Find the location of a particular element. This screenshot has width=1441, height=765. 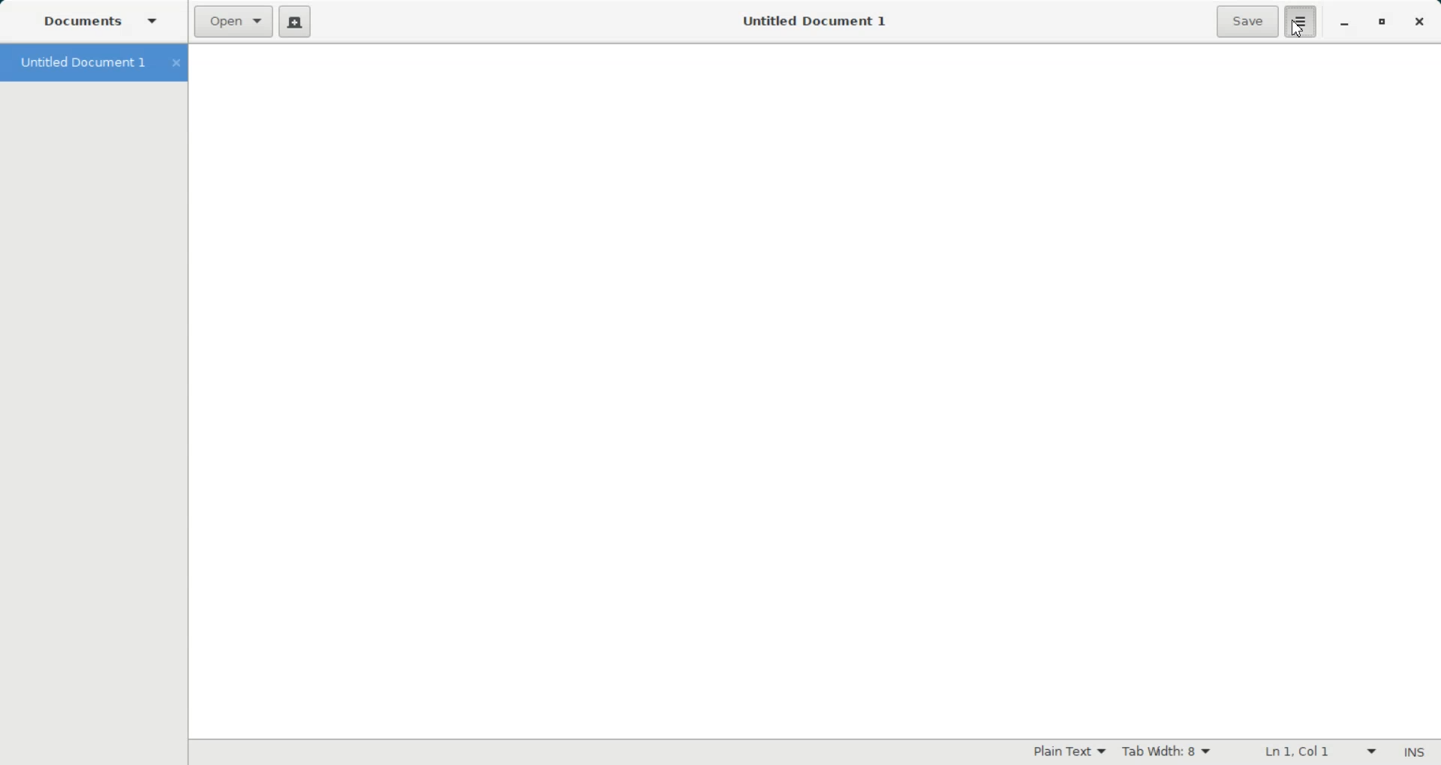

Untitled Document 1 tab is located at coordinates (80, 62).